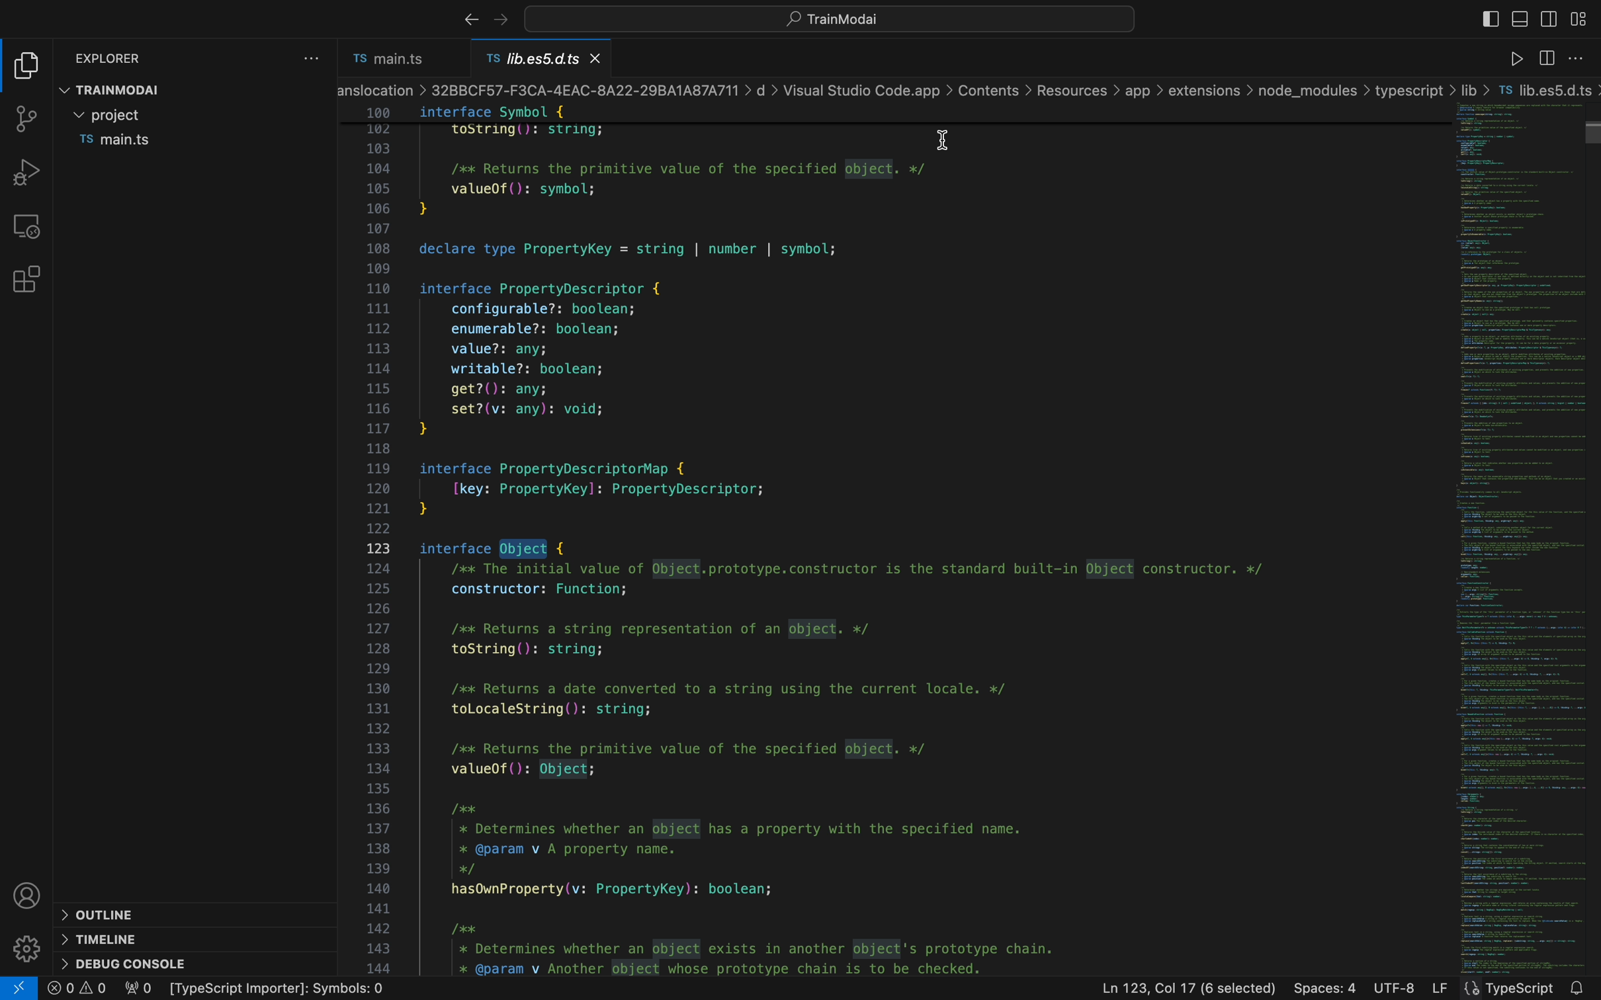 Image resolution: width=1601 pixels, height=1000 pixels. Describe the element at coordinates (1146, 986) in the screenshot. I see `Ln 1, Col 16` at that location.